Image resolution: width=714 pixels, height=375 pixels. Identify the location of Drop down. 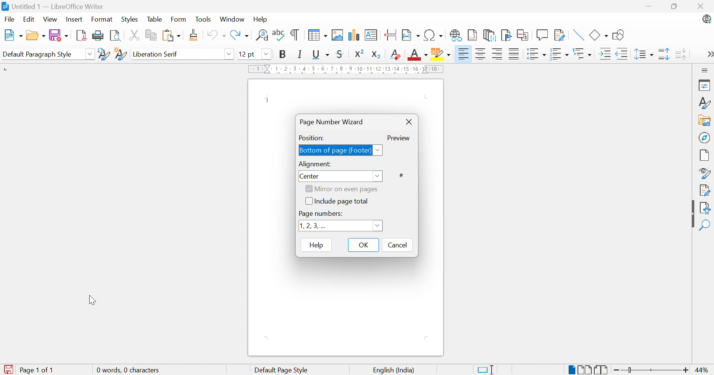
(376, 225).